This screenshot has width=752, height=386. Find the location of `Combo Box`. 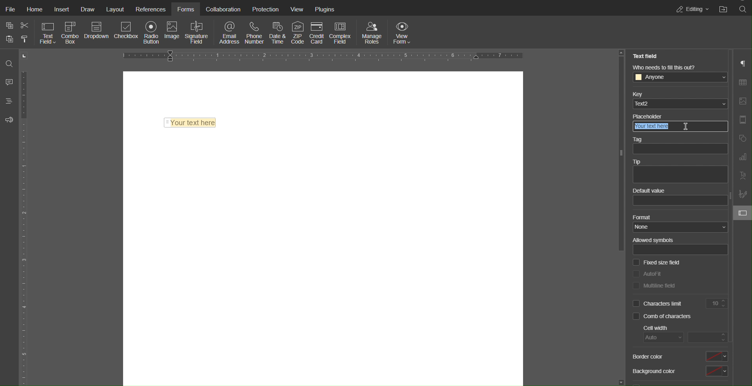

Combo Box is located at coordinates (71, 33).